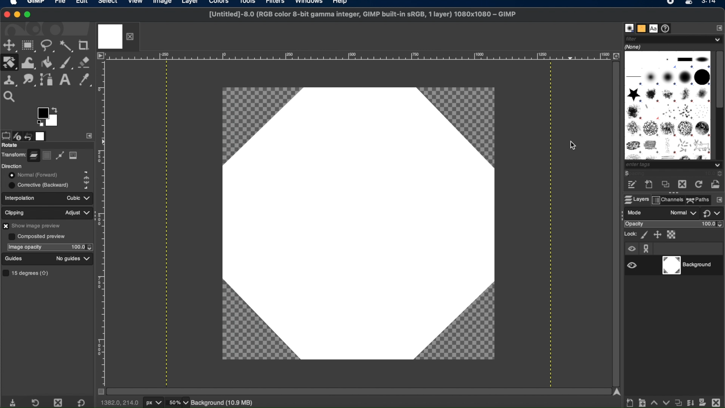  Describe the element at coordinates (110, 36) in the screenshot. I see `image tab` at that location.